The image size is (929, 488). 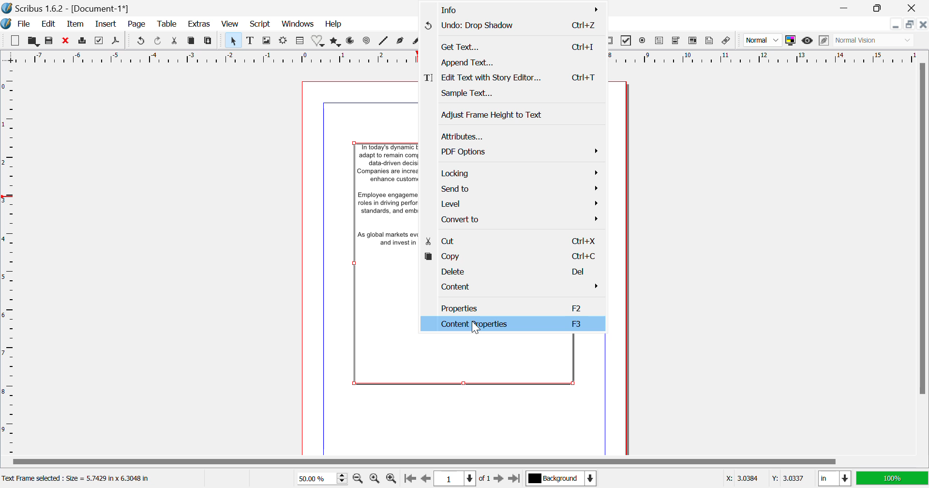 What do you see at coordinates (792, 40) in the screenshot?
I see `Toggle Color Management` at bounding box center [792, 40].